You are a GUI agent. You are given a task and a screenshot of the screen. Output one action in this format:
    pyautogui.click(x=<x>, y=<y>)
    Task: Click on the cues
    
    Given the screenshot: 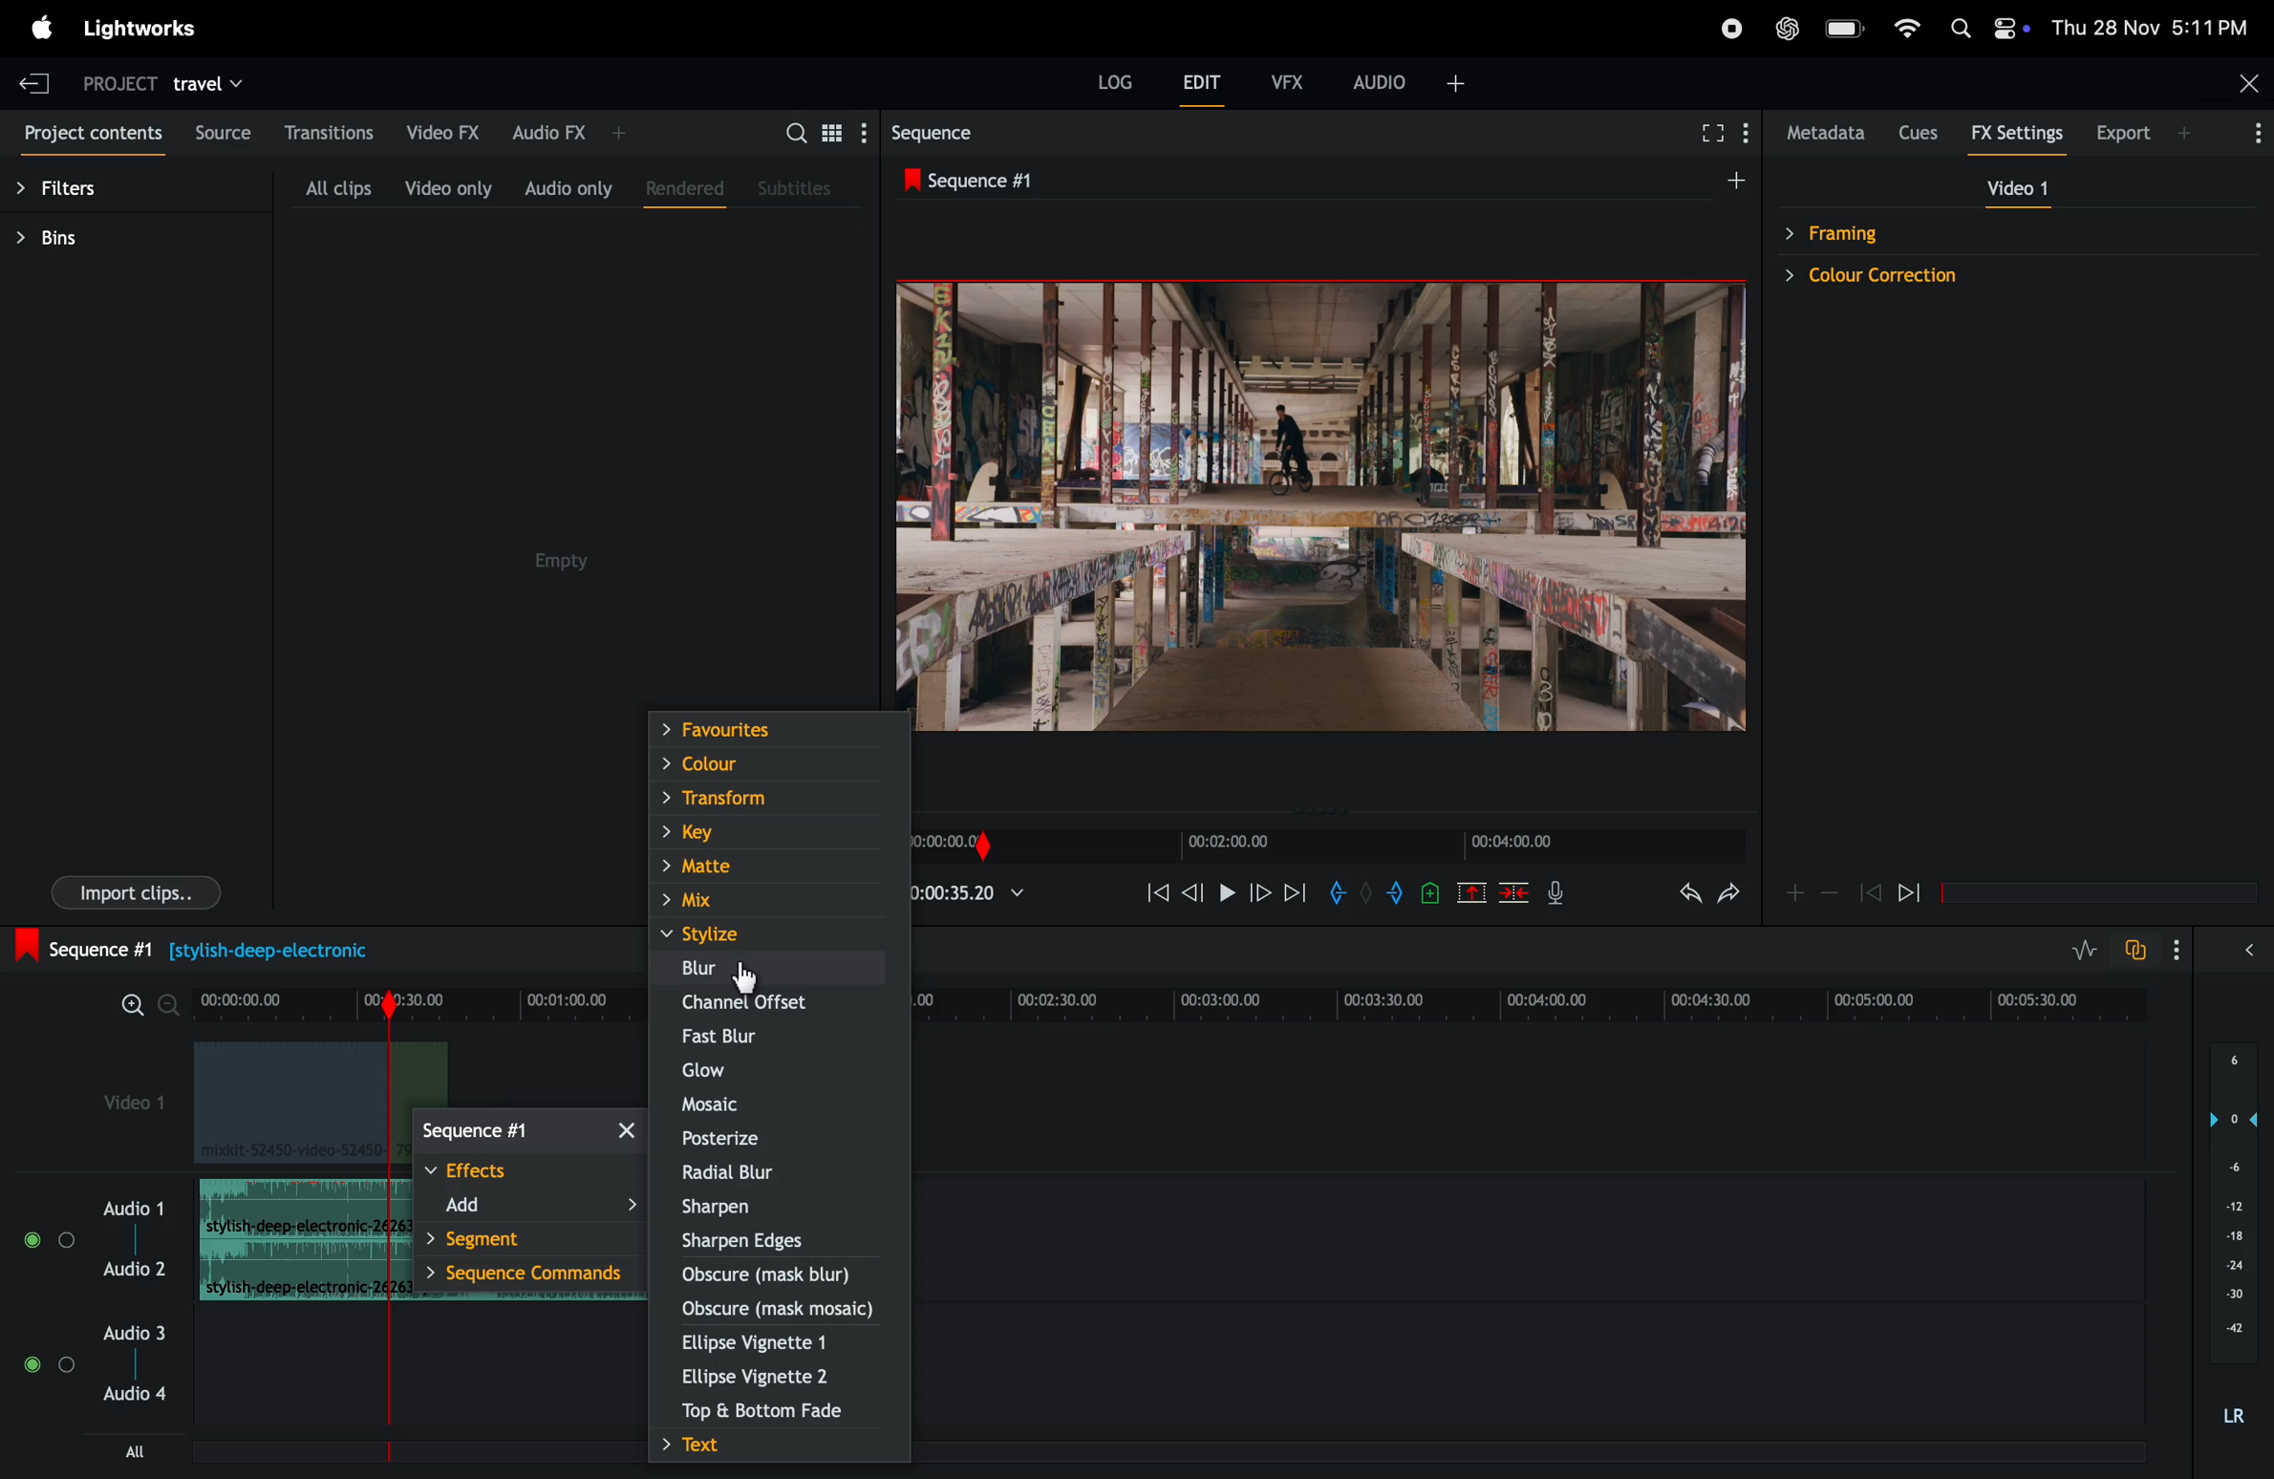 What is the action you would take?
    pyautogui.click(x=1917, y=132)
    